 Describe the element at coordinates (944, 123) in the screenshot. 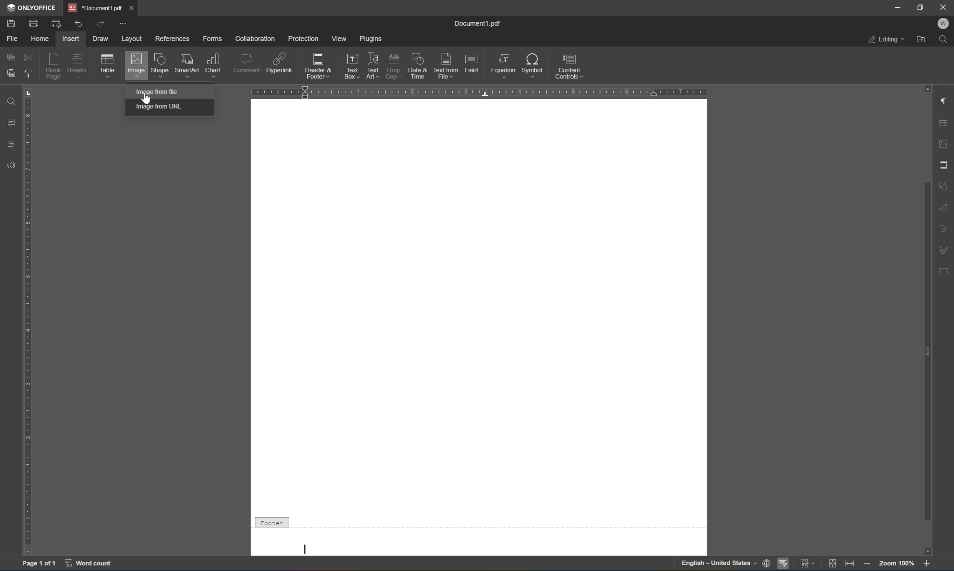

I see `tabular settings` at that location.